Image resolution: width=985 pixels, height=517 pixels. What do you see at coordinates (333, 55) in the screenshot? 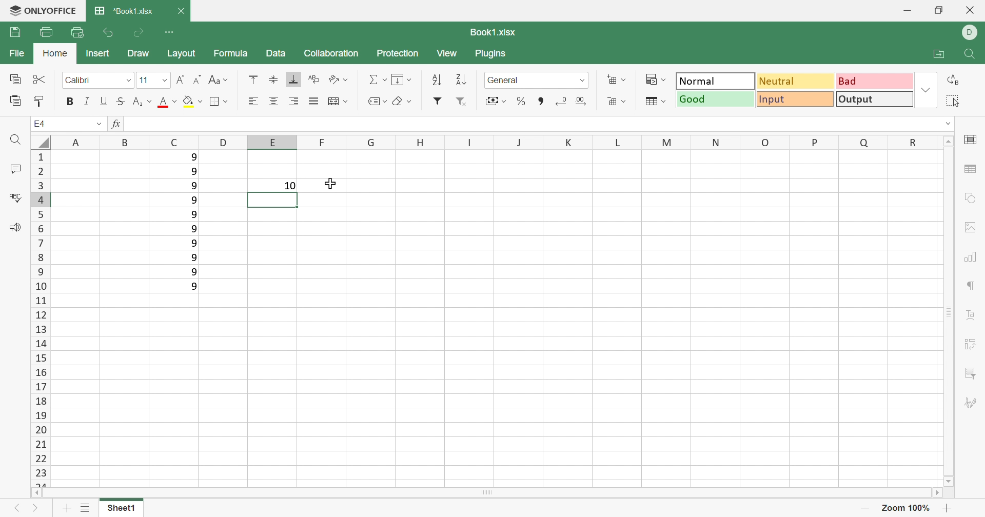
I see `Collaboration` at bounding box center [333, 55].